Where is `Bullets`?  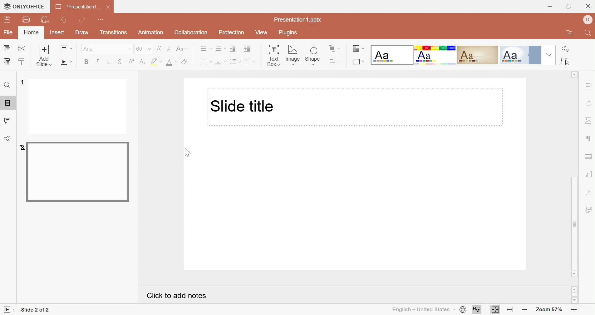 Bullets is located at coordinates (205, 48).